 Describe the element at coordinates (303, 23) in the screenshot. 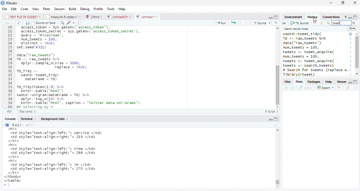

I see `To source` at that location.